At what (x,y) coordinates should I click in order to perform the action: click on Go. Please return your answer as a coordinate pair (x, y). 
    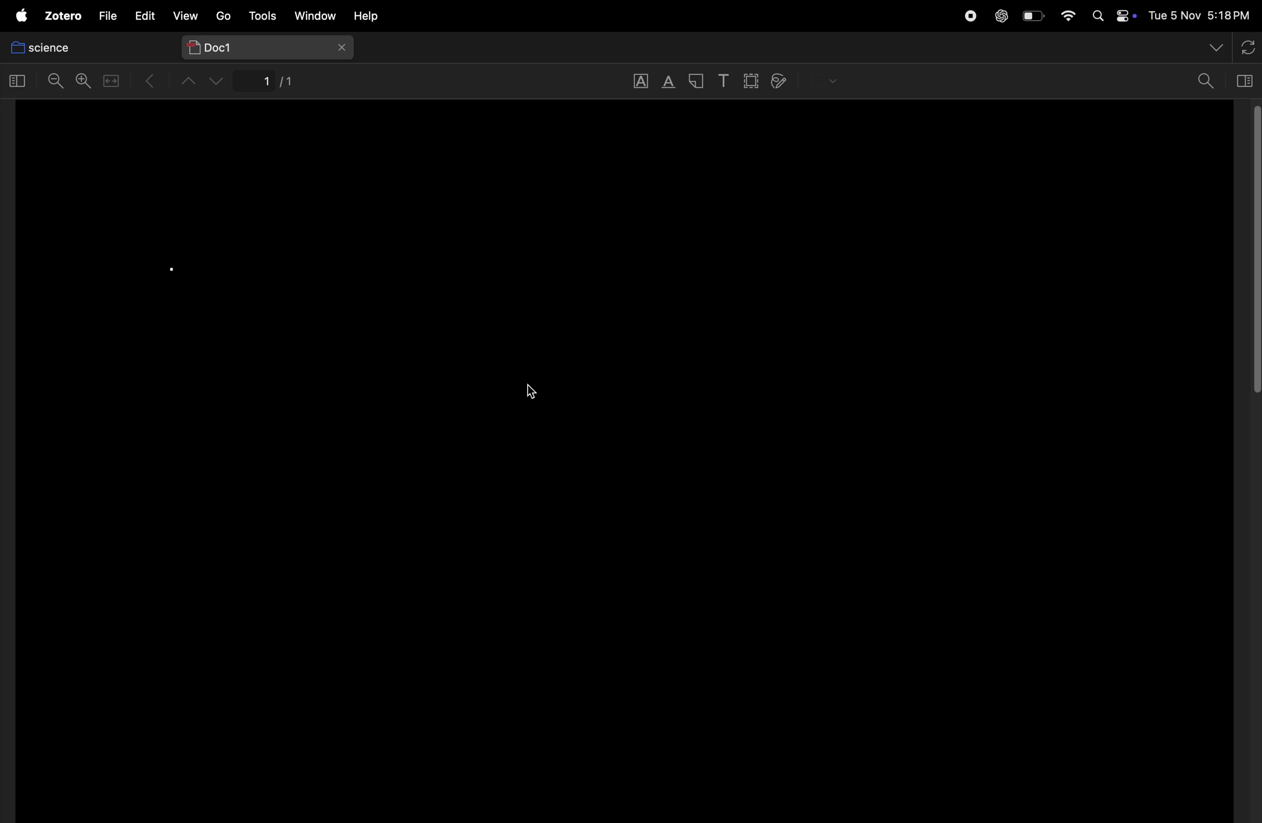
    Looking at the image, I should click on (225, 18).